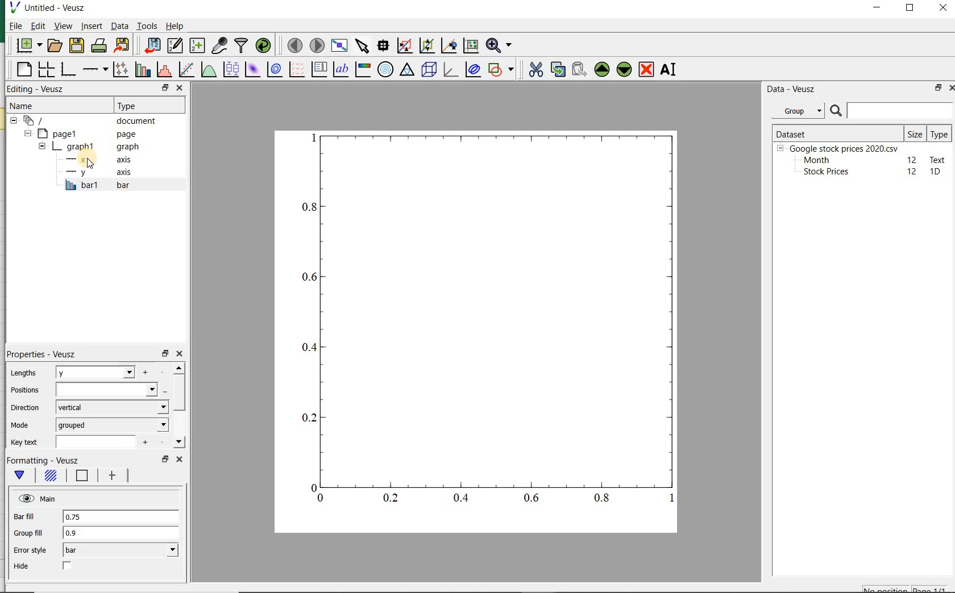 Image resolution: width=955 pixels, height=593 pixels. What do you see at coordinates (821, 172) in the screenshot?
I see `Stock prices` at bounding box center [821, 172].